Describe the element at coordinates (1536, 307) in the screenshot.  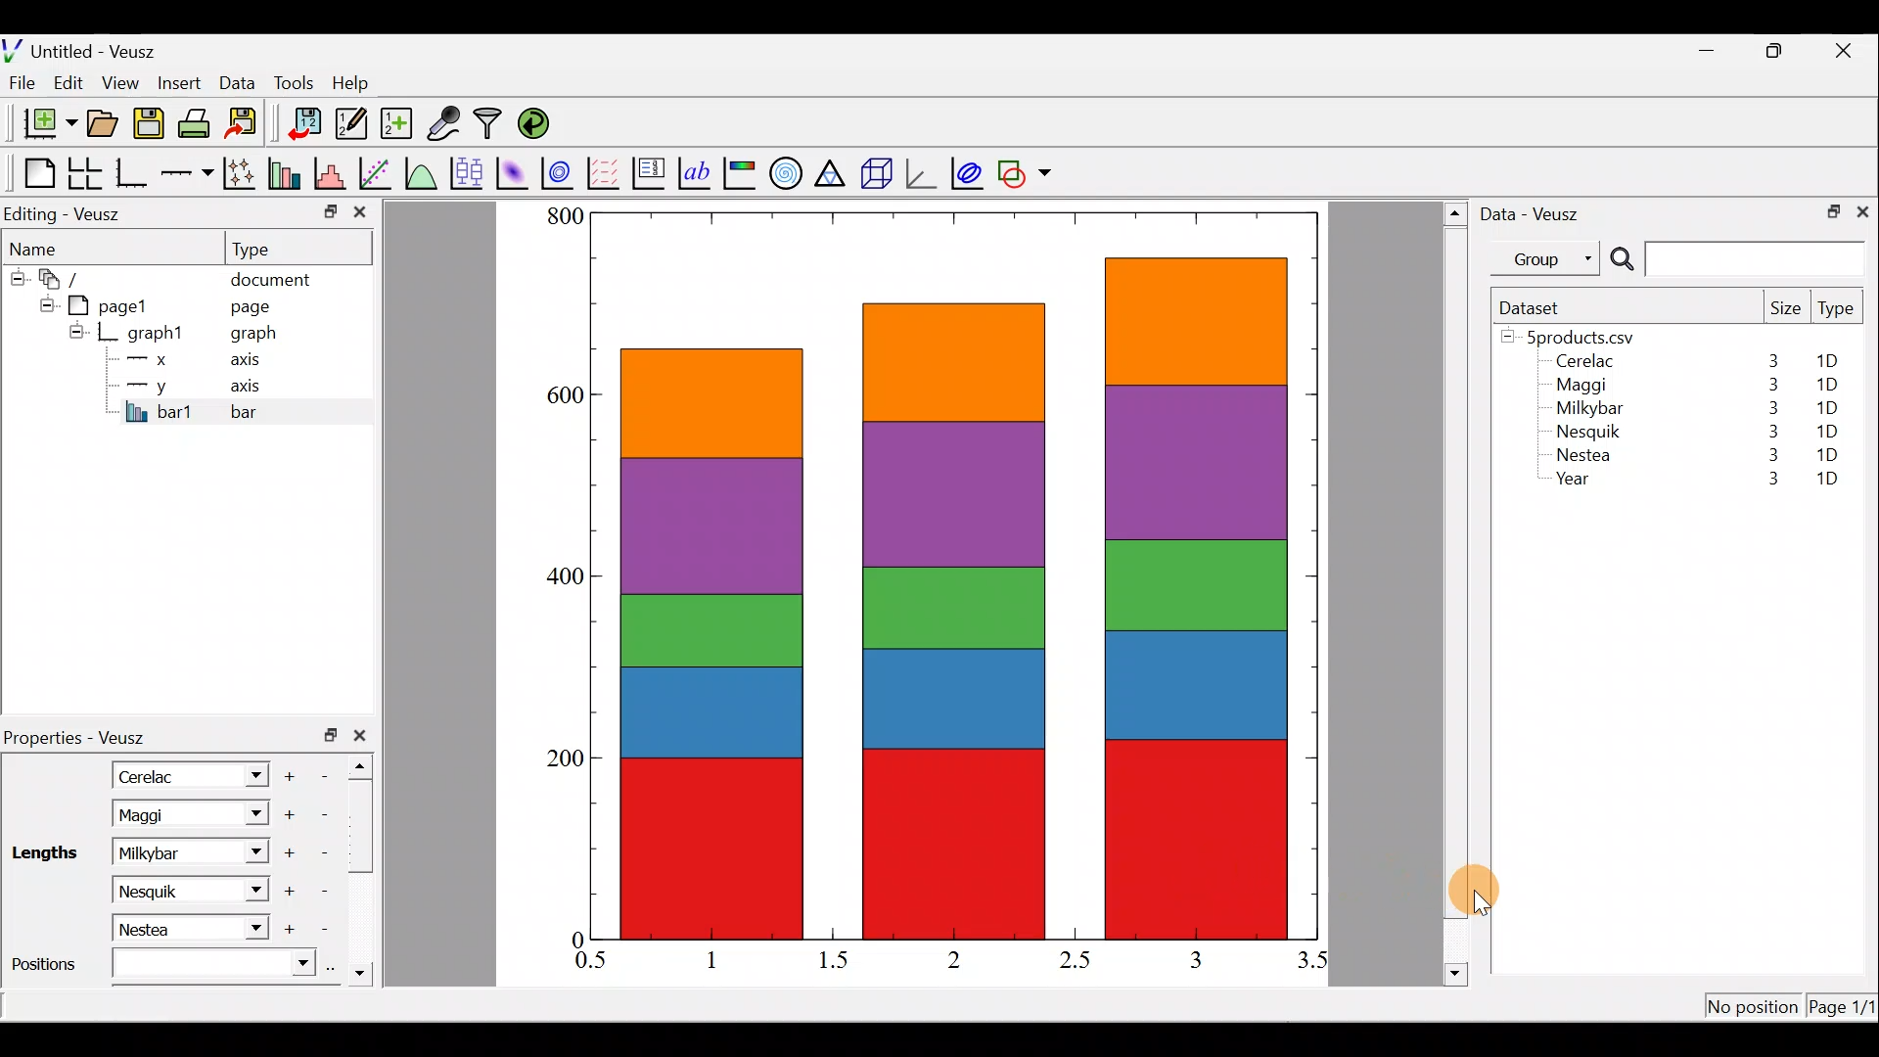
I see `Dataset` at that location.